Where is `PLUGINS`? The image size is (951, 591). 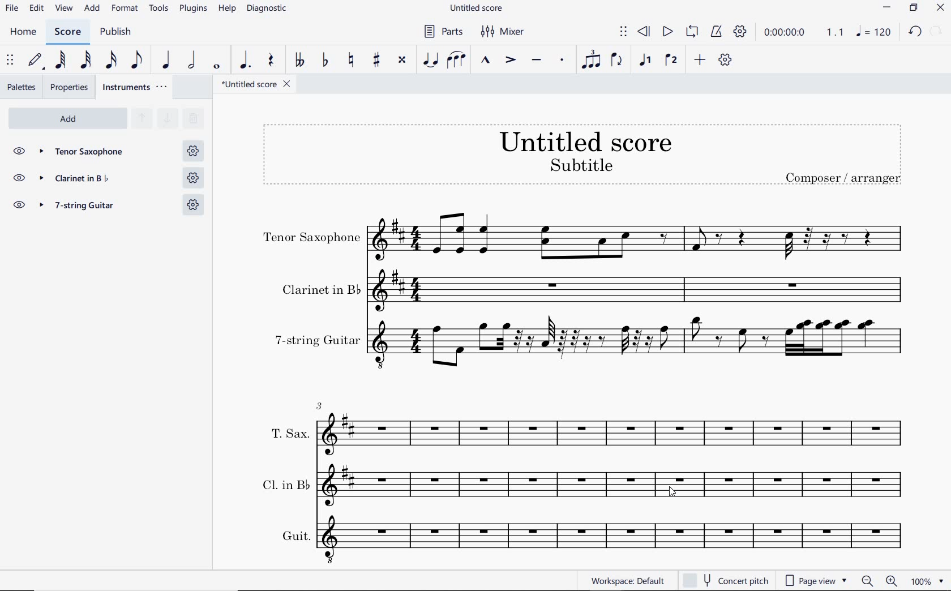
PLUGINS is located at coordinates (193, 9).